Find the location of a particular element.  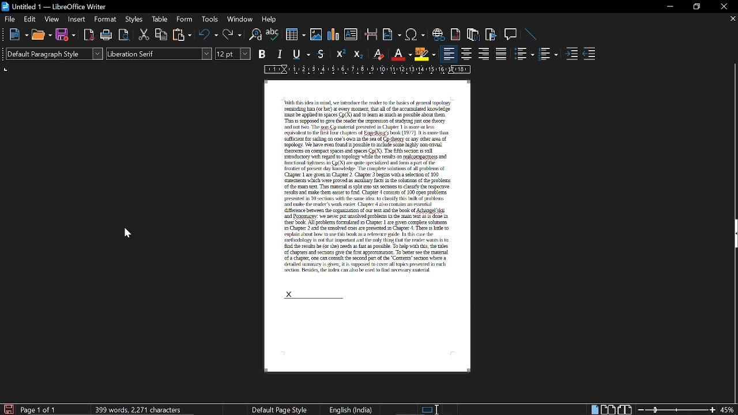

paste is located at coordinates (181, 35).